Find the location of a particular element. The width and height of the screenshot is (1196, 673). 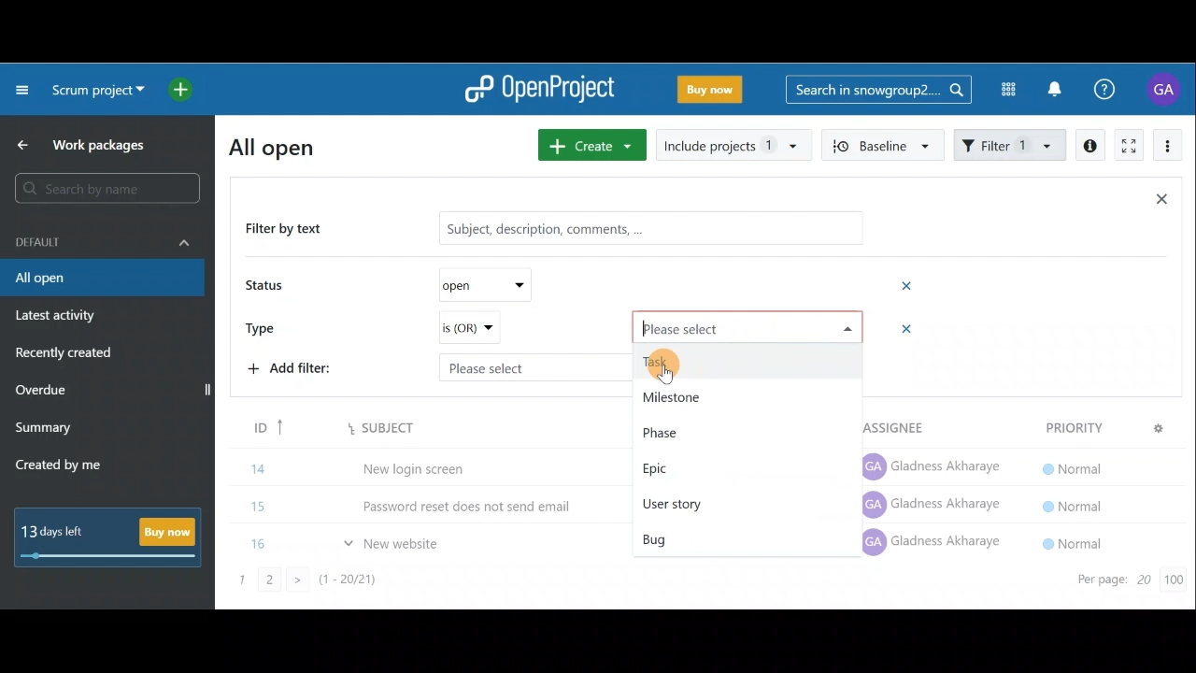

Priority is located at coordinates (1100, 425).